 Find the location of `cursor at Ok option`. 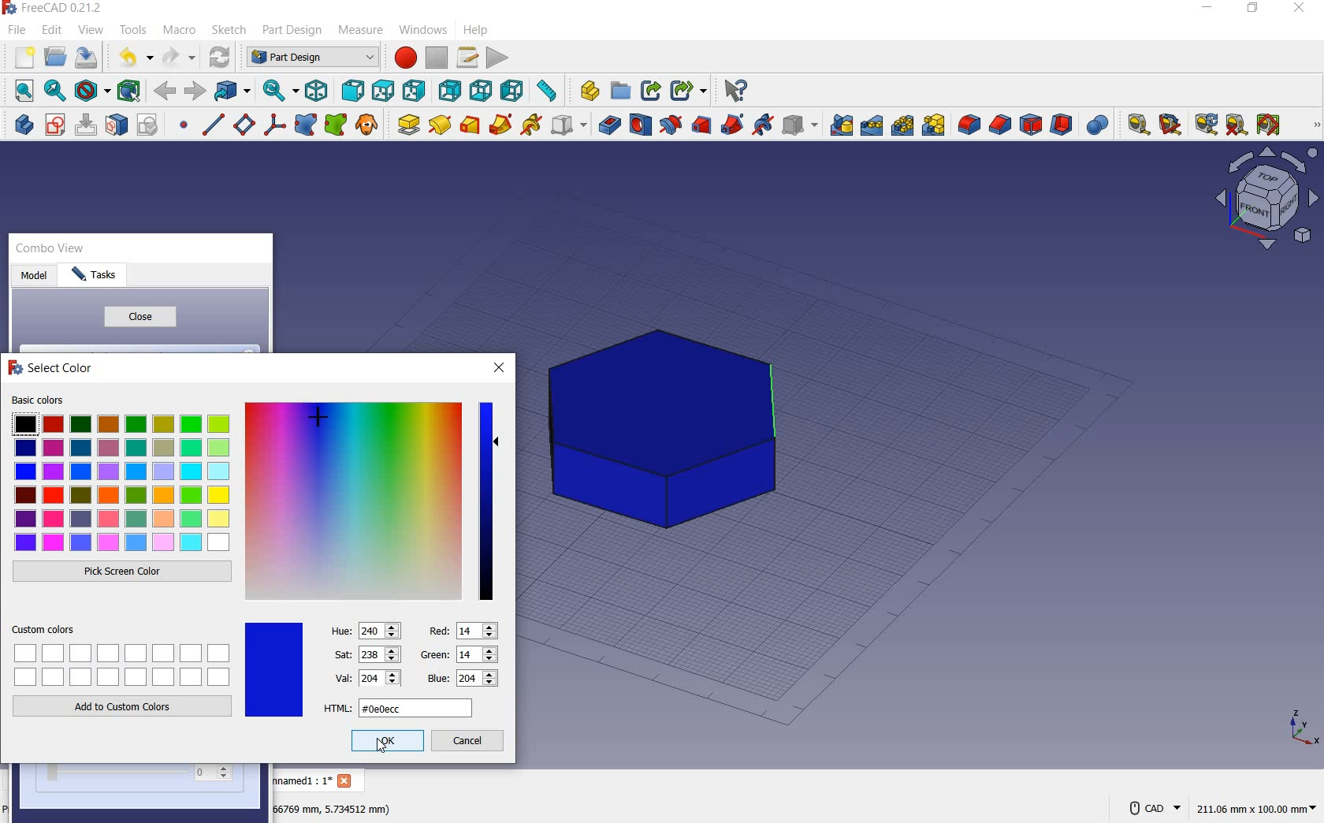

cursor at Ok option is located at coordinates (386, 752).